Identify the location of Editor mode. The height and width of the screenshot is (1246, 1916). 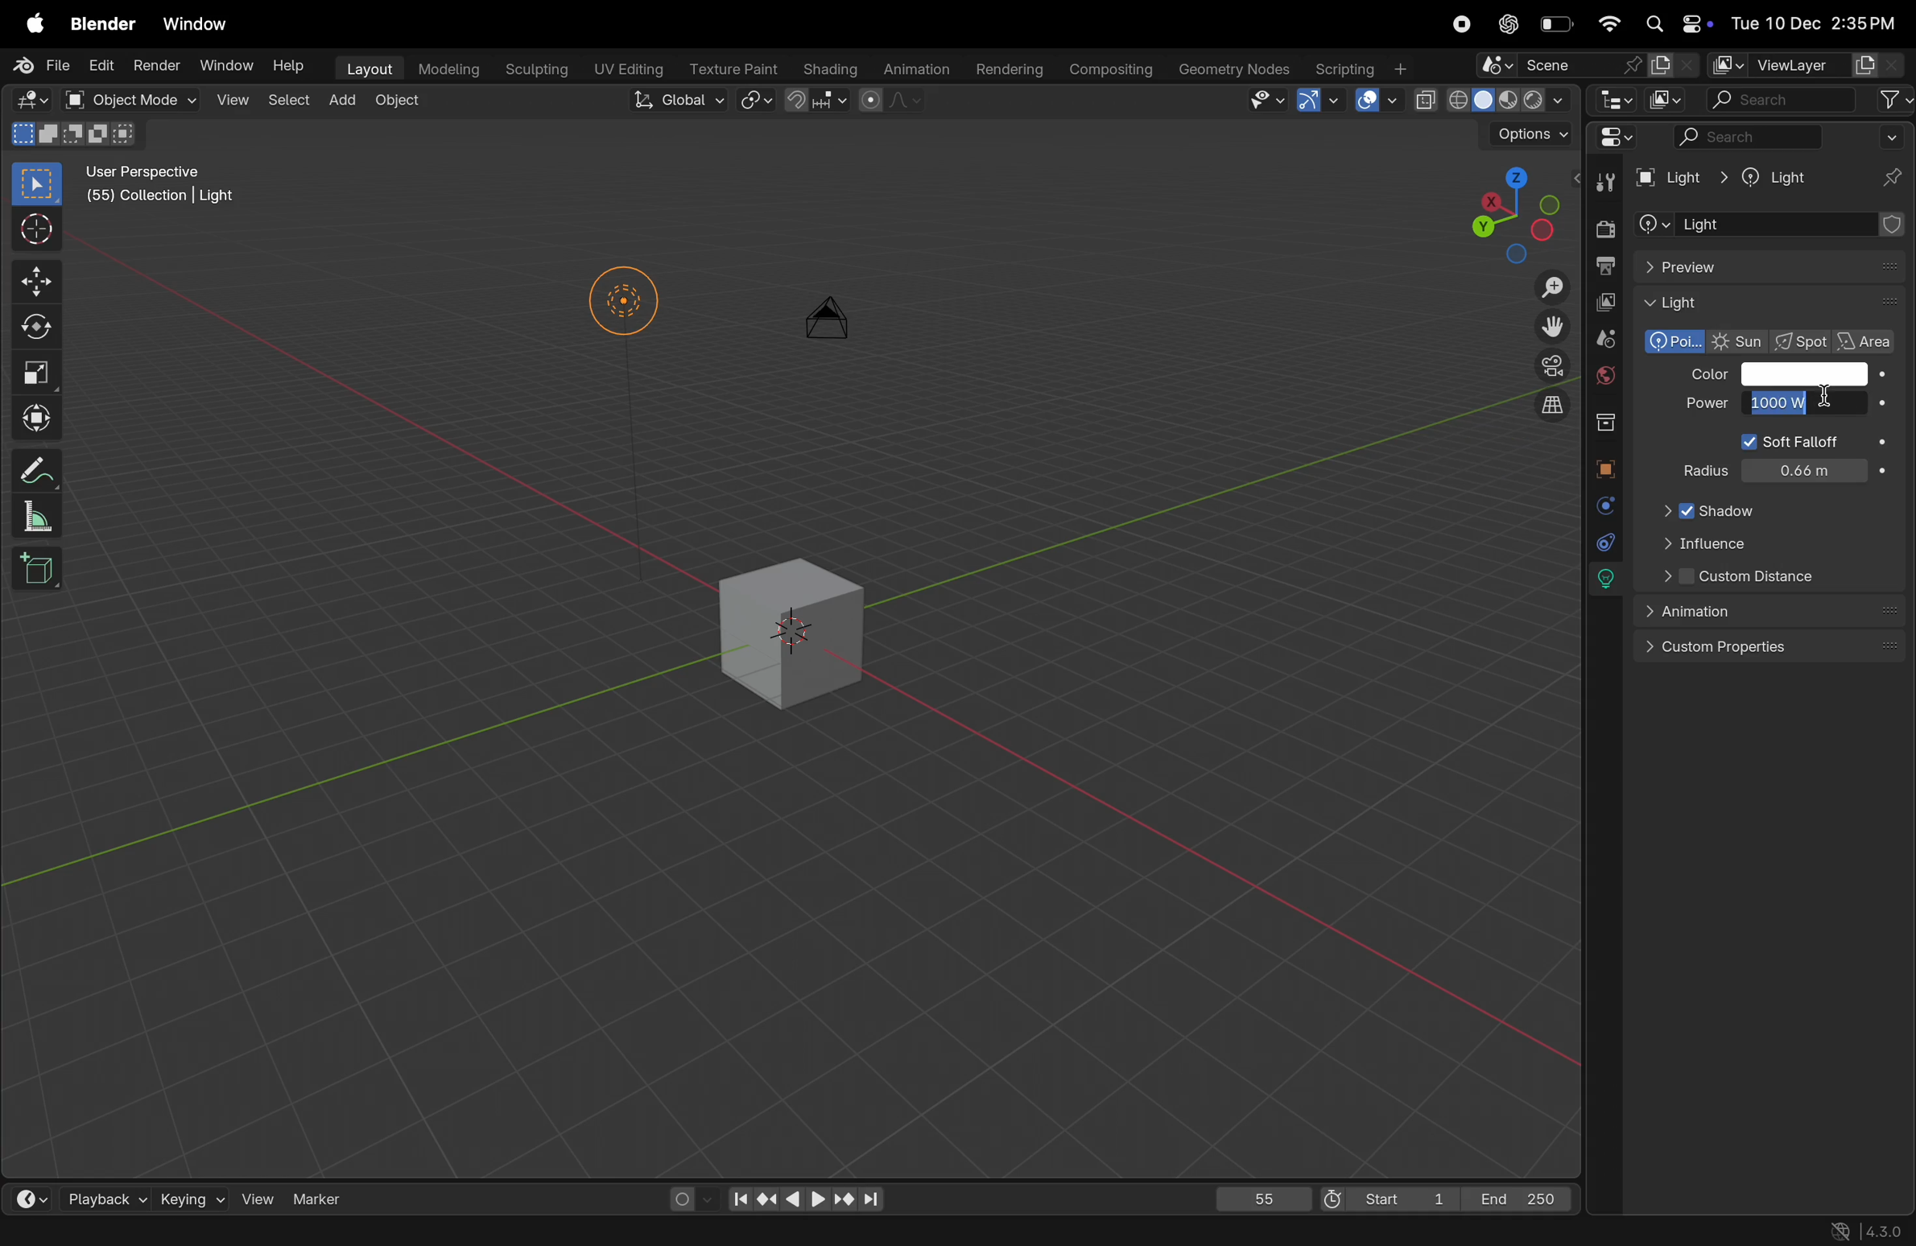
(31, 100).